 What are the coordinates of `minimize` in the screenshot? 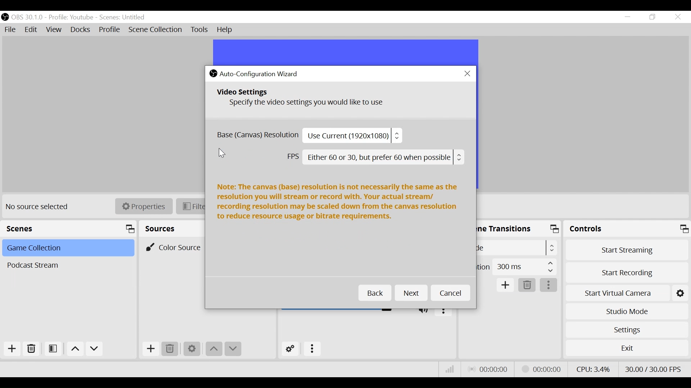 It's located at (627, 17).